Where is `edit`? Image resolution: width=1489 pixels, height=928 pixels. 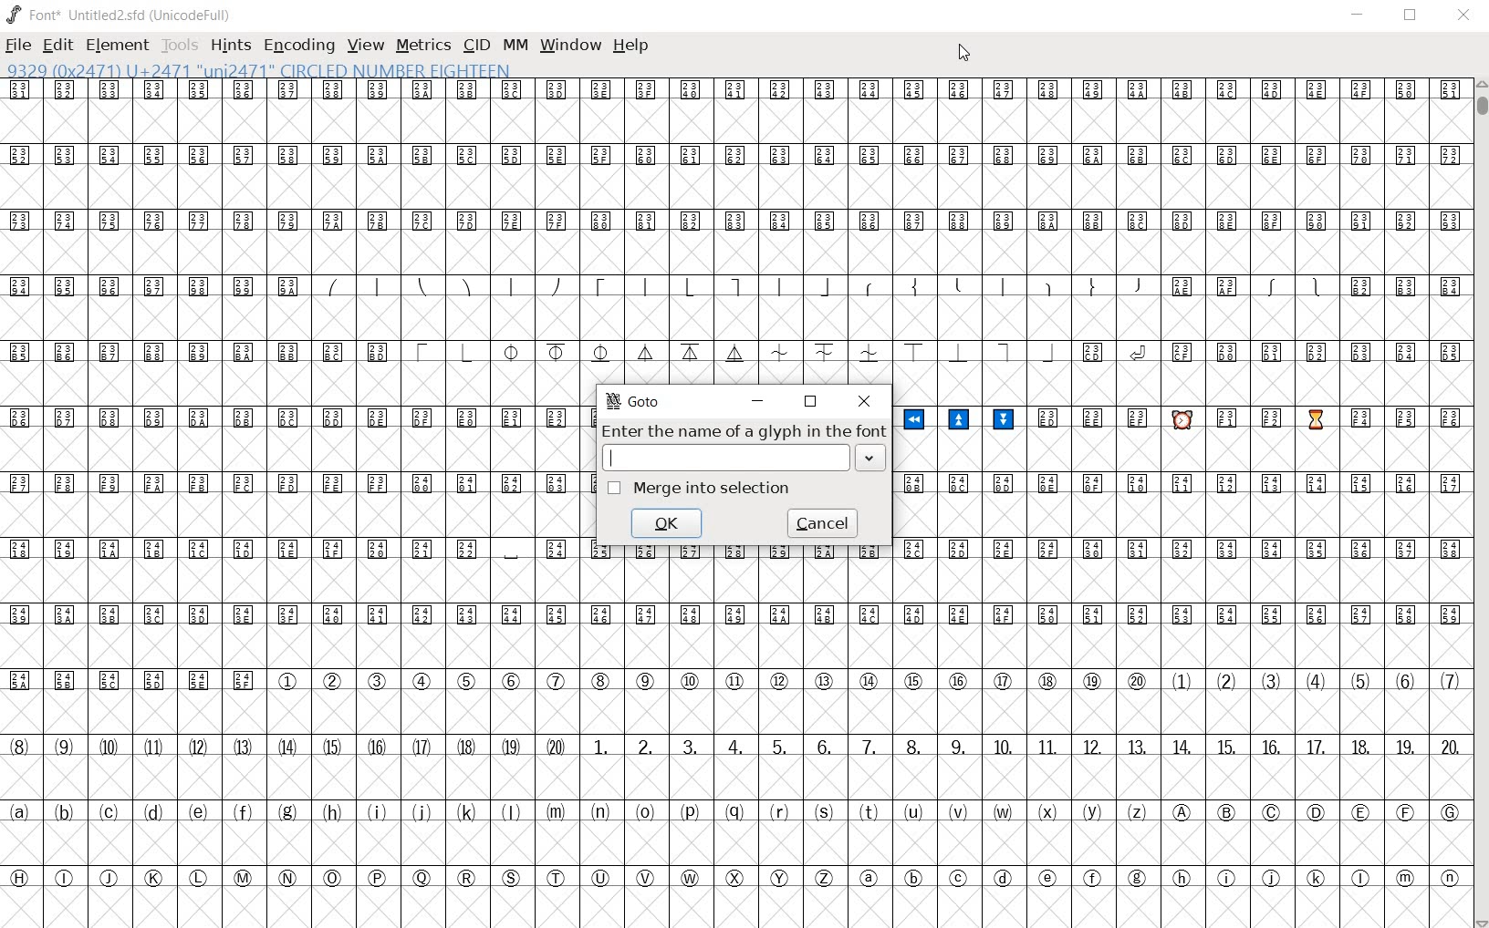 edit is located at coordinates (57, 45).